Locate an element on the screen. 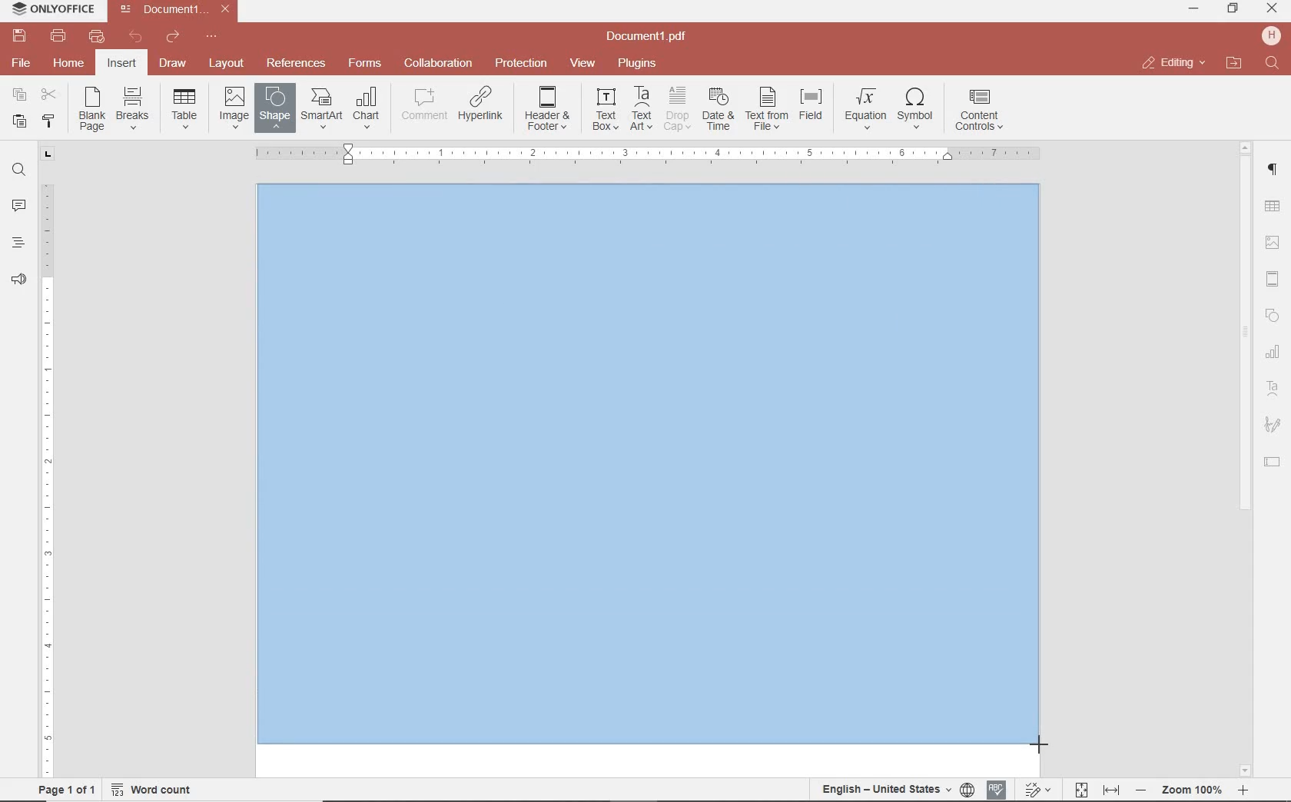  INSERT SYMBOL is located at coordinates (915, 108).